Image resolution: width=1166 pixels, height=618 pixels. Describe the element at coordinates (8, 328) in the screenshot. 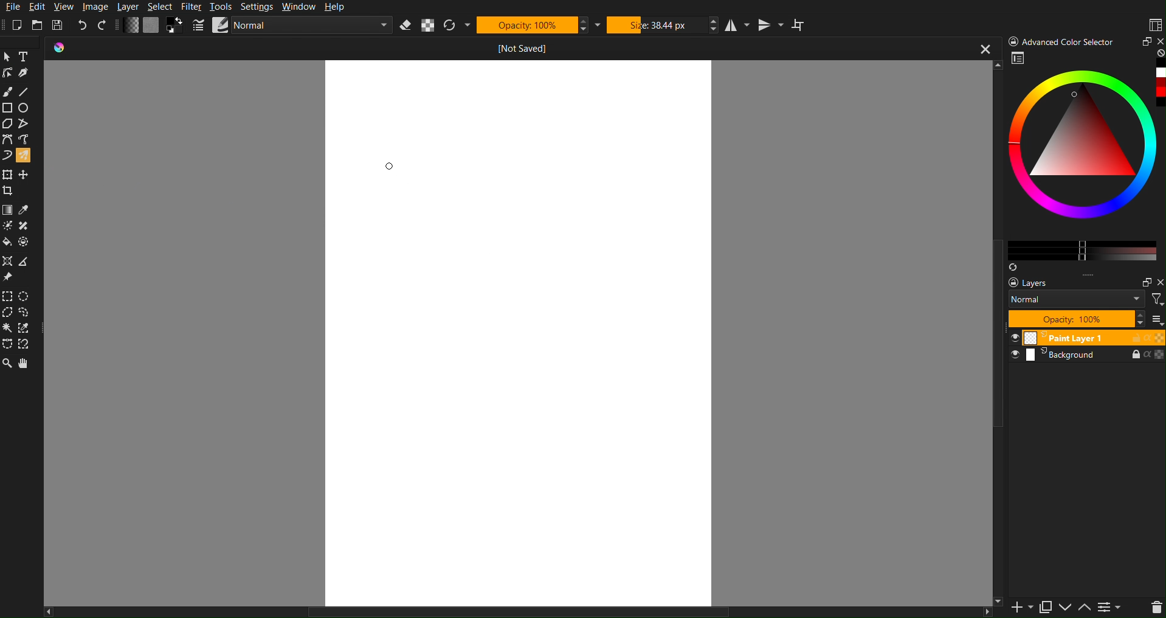

I see `Continous selection tool` at that location.